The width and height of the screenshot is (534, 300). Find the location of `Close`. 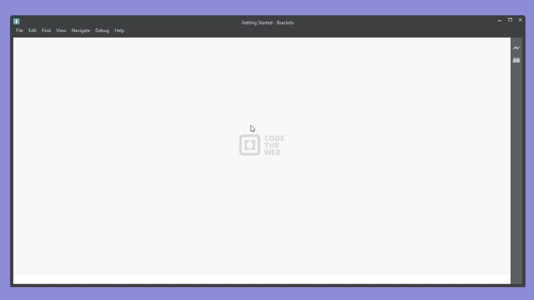

Close is located at coordinates (520, 19).